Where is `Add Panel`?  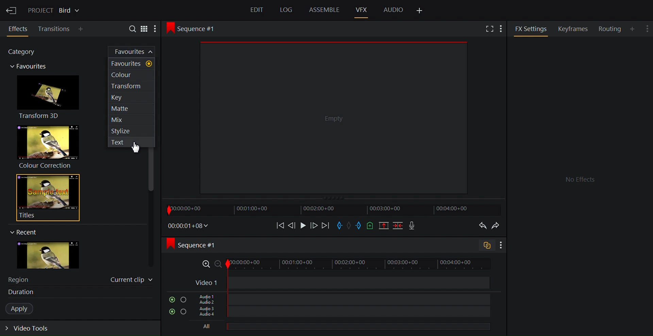
Add Panel is located at coordinates (82, 30).